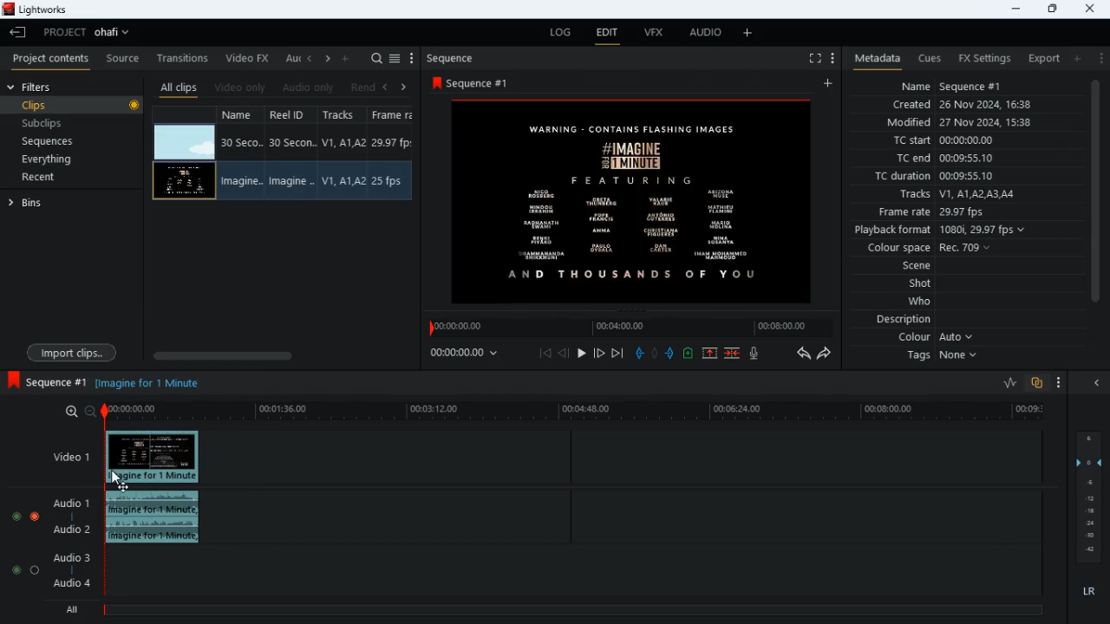 Image resolution: width=1110 pixels, height=624 pixels. I want to click on timeline tracks, so click(625, 456).